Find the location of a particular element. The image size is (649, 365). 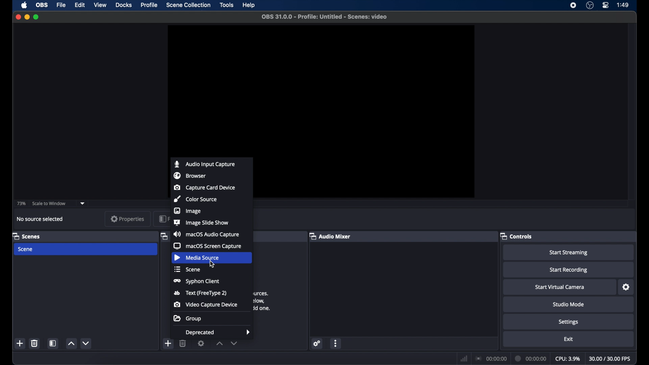

obs studio is located at coordinates (590, 5).